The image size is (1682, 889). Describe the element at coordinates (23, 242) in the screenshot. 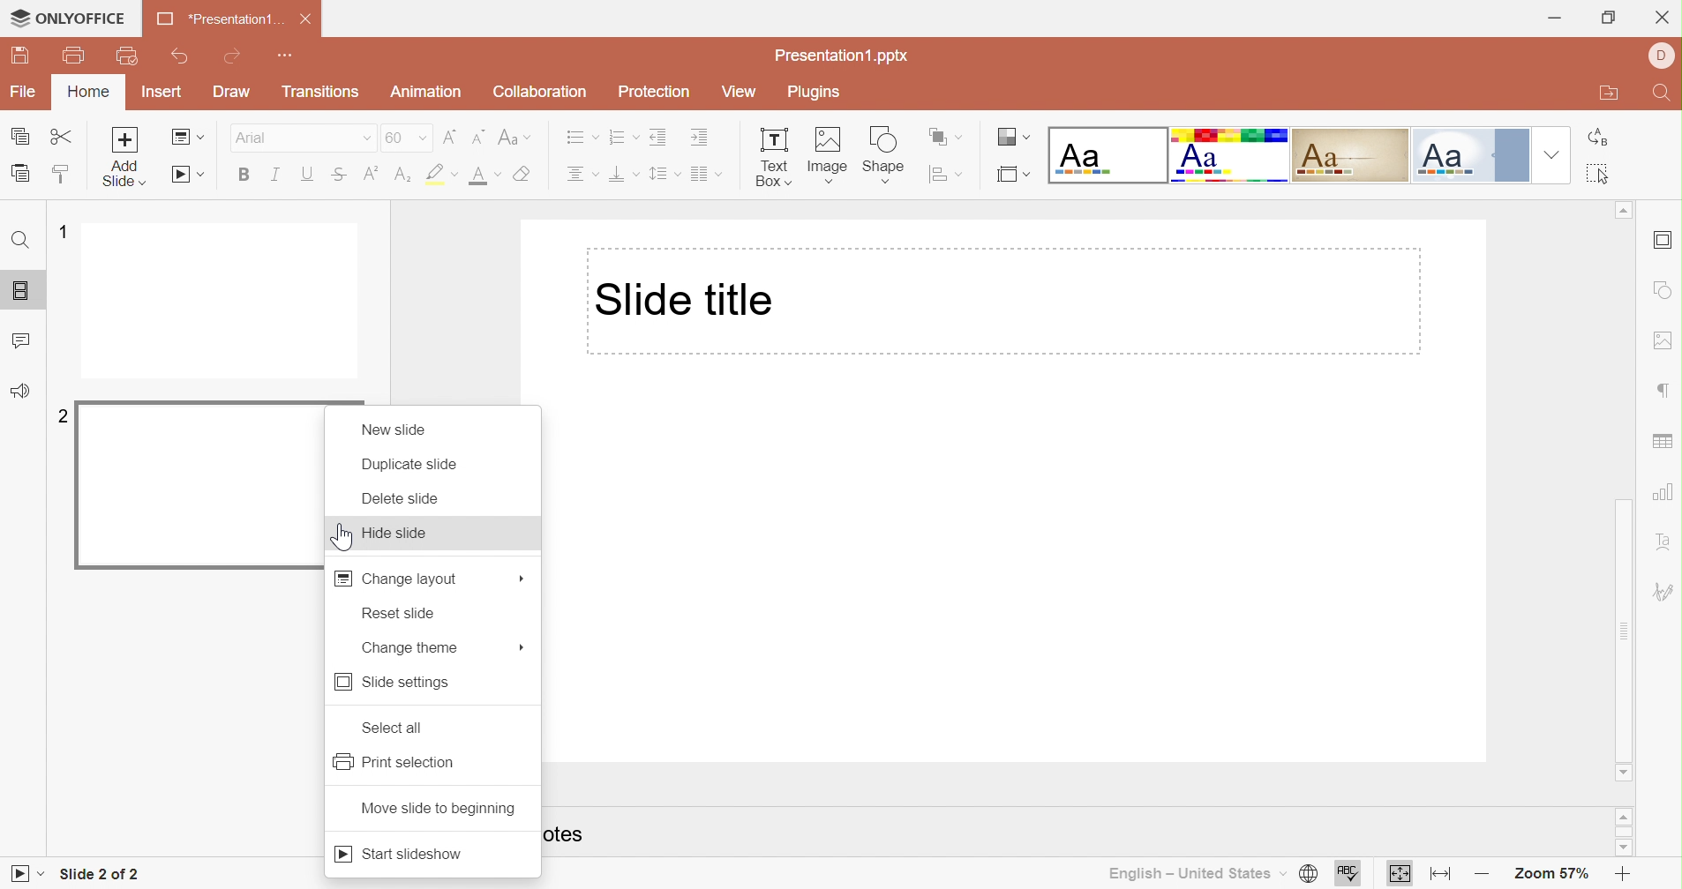

I see `Find` at that location.